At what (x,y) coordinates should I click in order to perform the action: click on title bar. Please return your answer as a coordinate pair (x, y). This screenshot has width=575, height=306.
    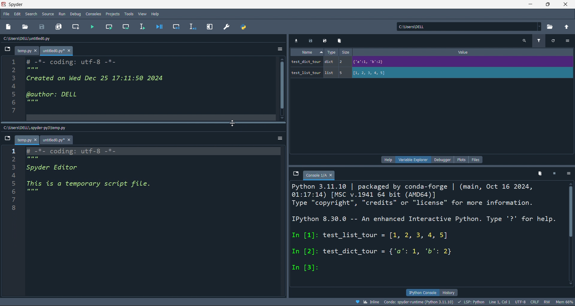
    Looking at the image, I should click on (262, 4).